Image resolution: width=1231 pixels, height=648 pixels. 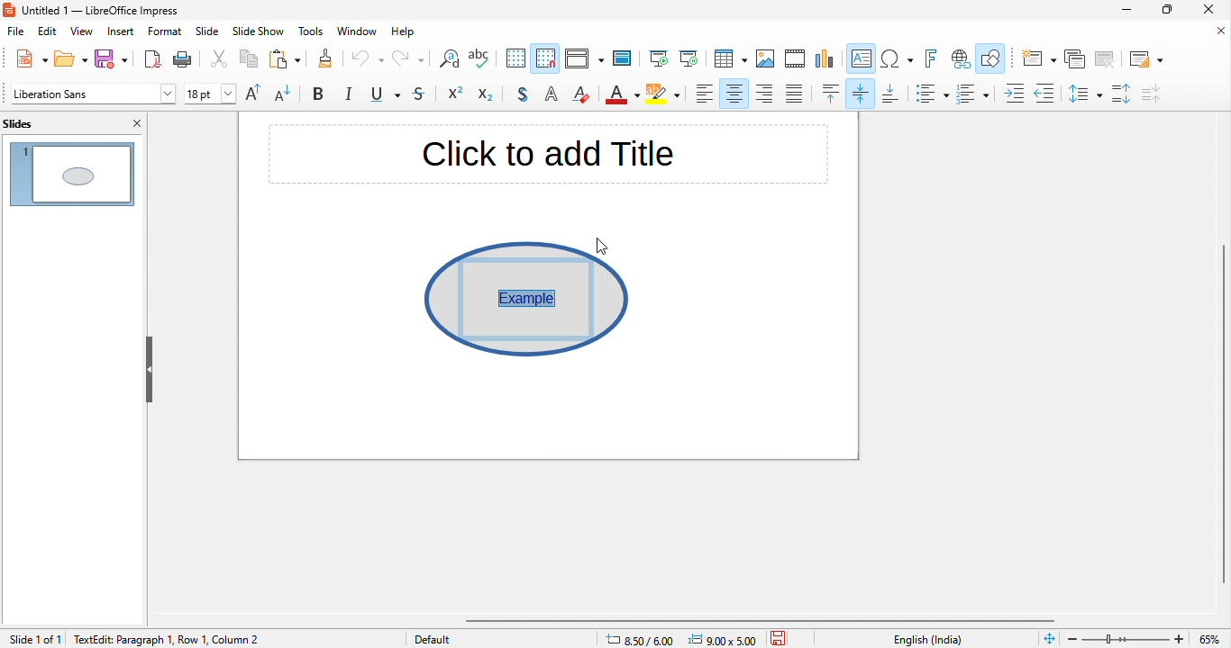 I want to click on edit, so click(x=49, y=32).